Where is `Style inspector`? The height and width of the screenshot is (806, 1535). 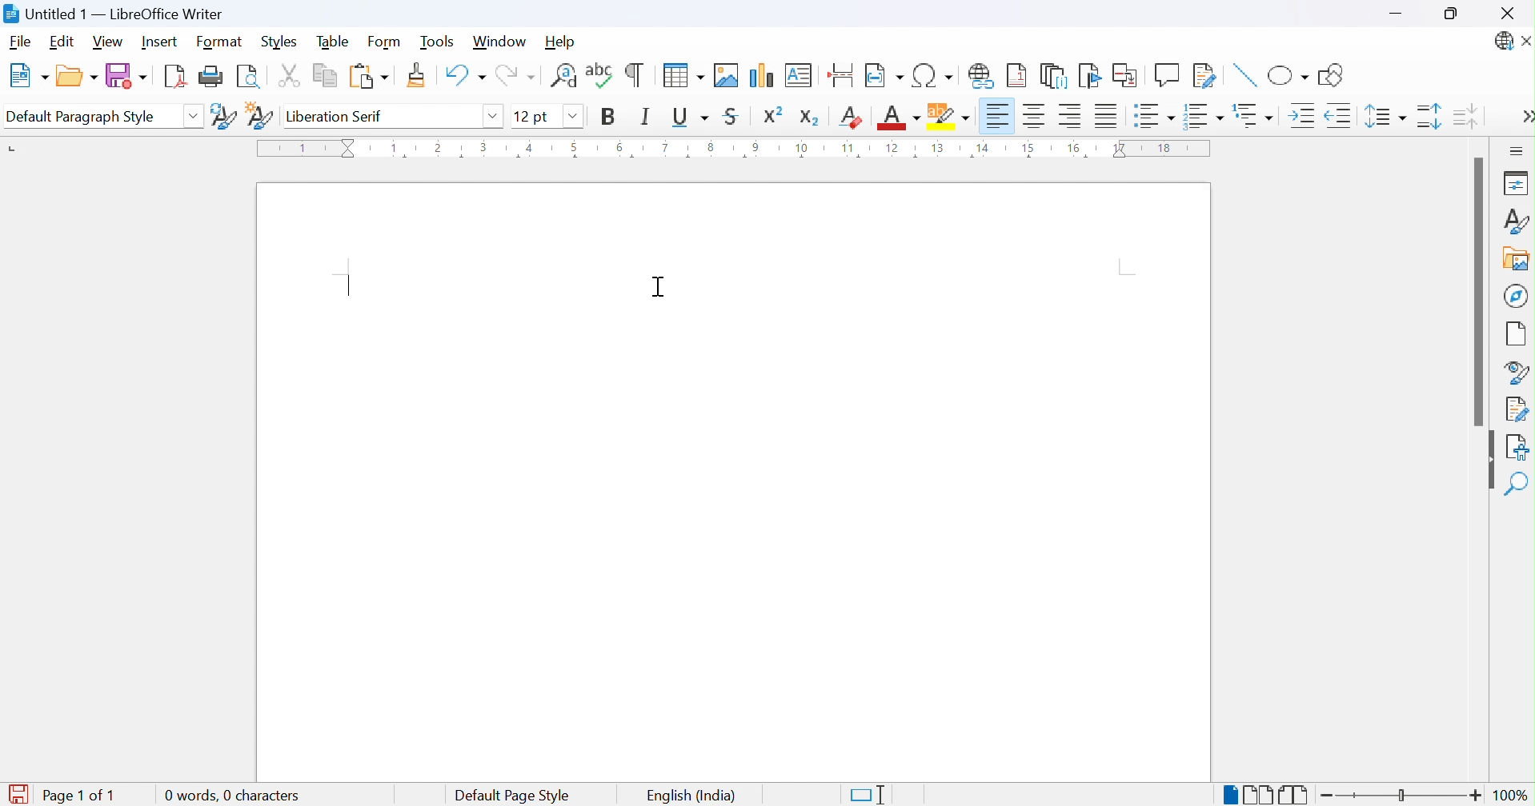 Style inspector is located at coordinates (1515, 371).